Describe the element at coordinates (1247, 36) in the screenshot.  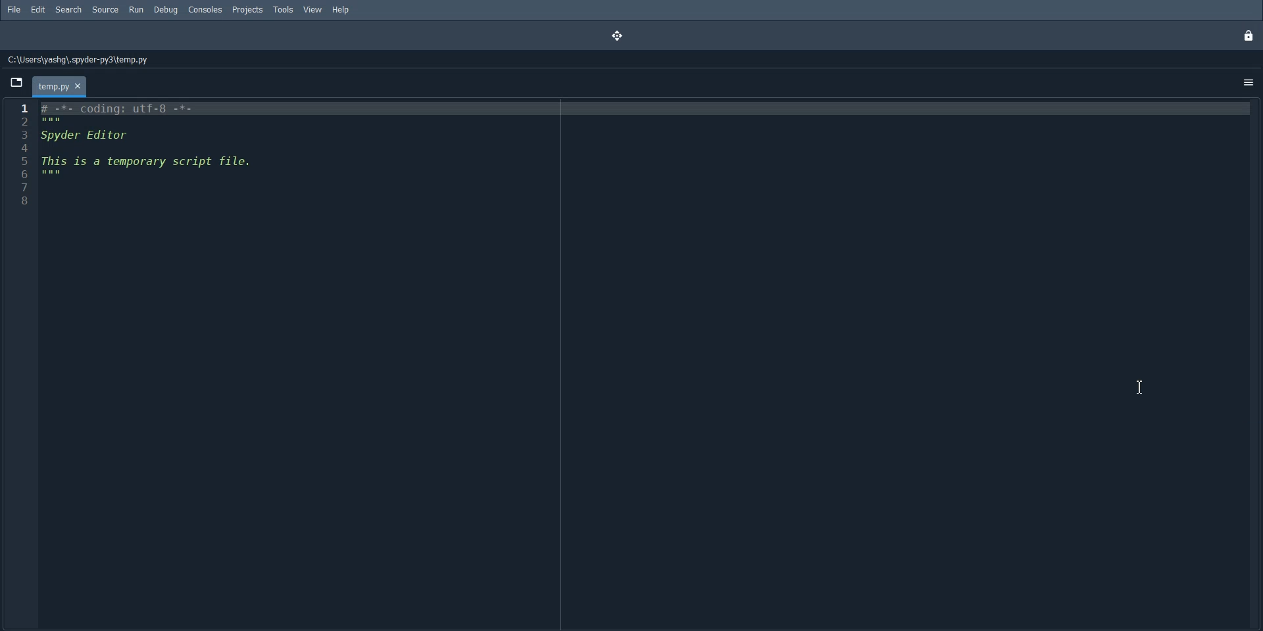
I see `Lock` at that location.